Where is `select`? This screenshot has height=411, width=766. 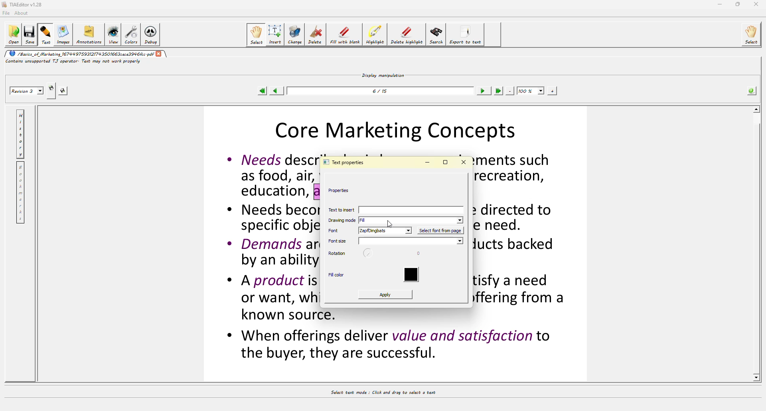 select is located at coordinates (753, 33).